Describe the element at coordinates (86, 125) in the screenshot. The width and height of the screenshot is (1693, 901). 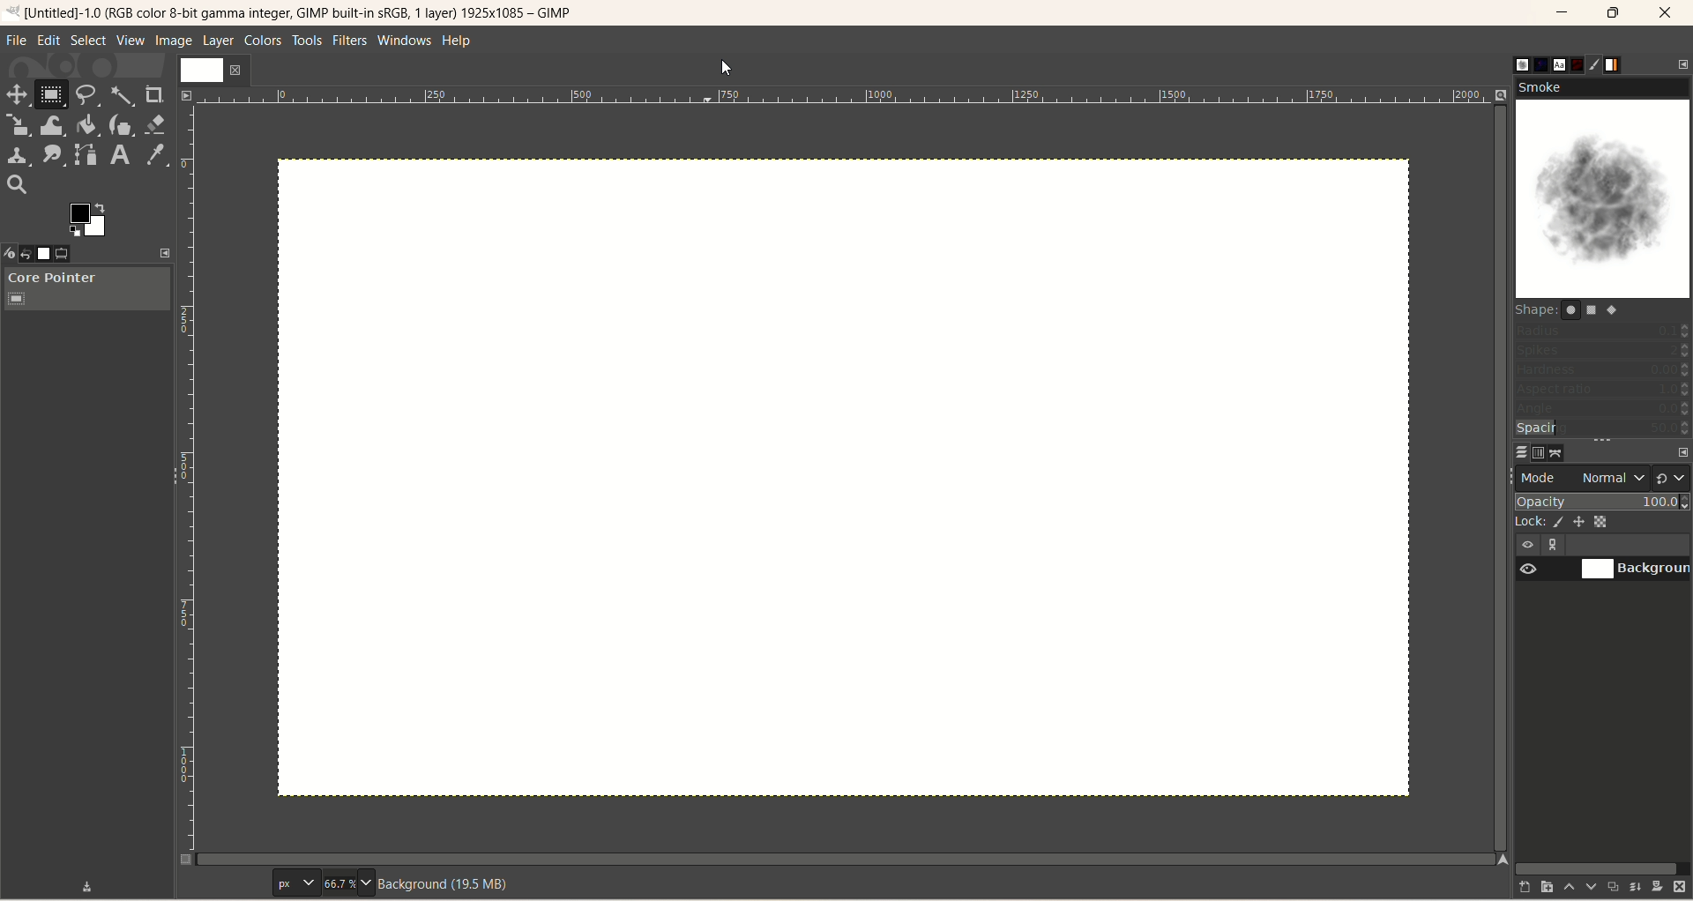
I see `bucket fill tool` at that location.